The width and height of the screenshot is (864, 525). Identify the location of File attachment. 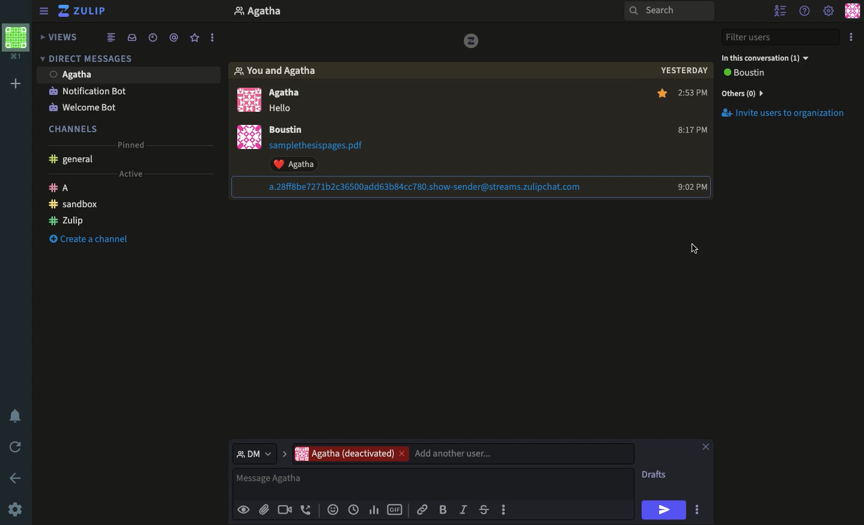
(320, 147).